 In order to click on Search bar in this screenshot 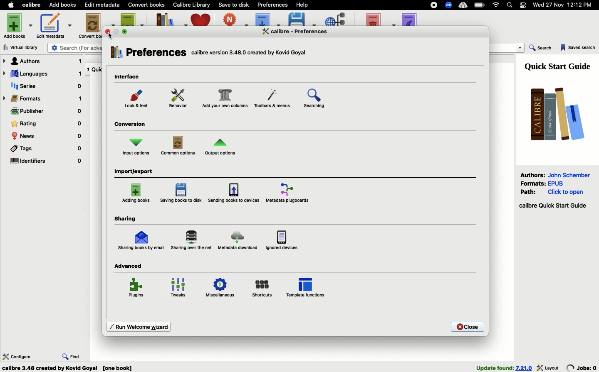, I will do `click(510, 5)`.